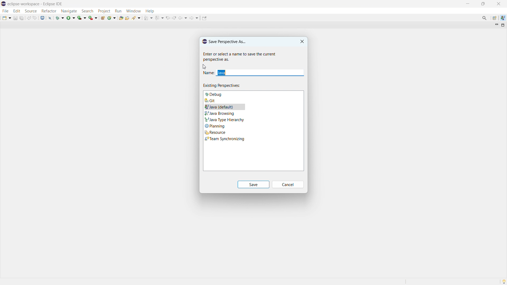 This screenshot has height=285, width=507. I want to click on save, so click(253, 184).